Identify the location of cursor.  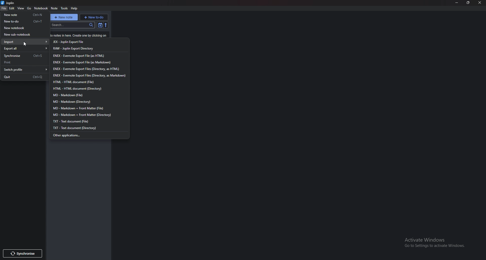
(26, 44).